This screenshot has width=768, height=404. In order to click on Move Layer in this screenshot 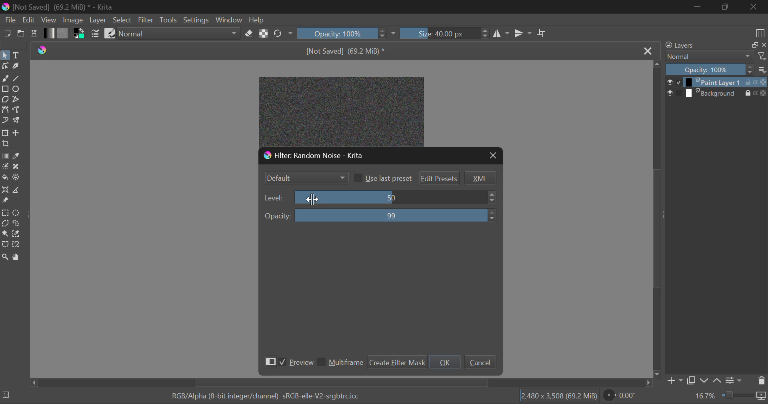, I will do `click(17, 134)`.